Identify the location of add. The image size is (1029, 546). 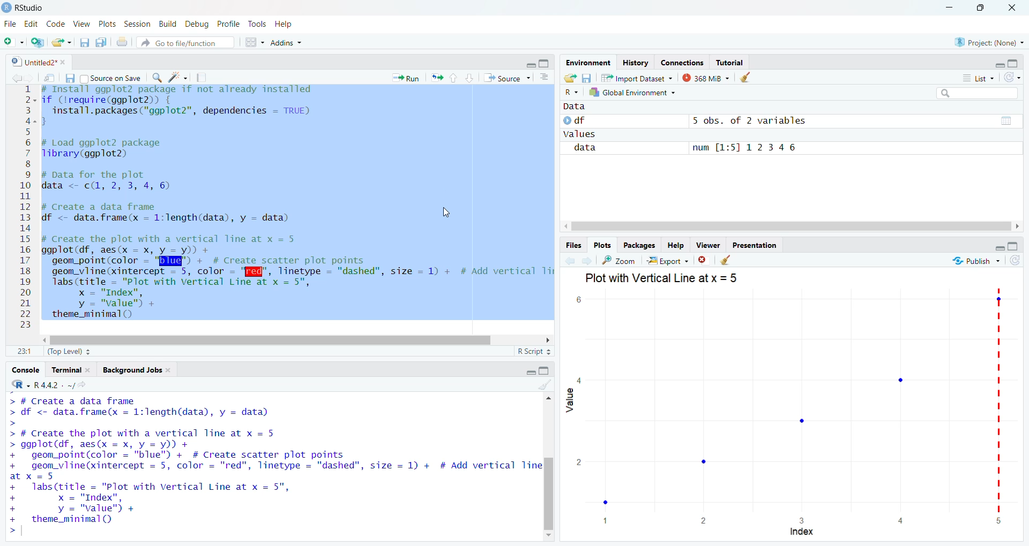
(13, 42).